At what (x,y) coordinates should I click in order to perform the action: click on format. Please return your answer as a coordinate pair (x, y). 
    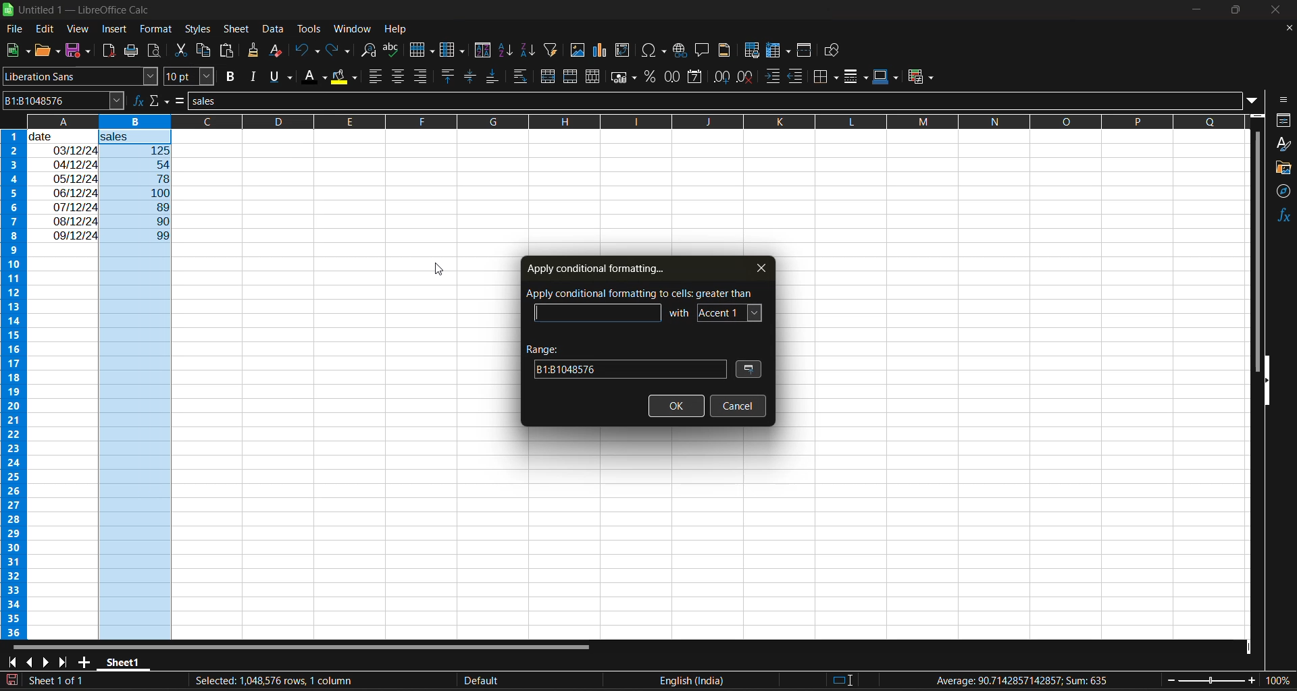
    Looking at the image, I should click on (153, 28).